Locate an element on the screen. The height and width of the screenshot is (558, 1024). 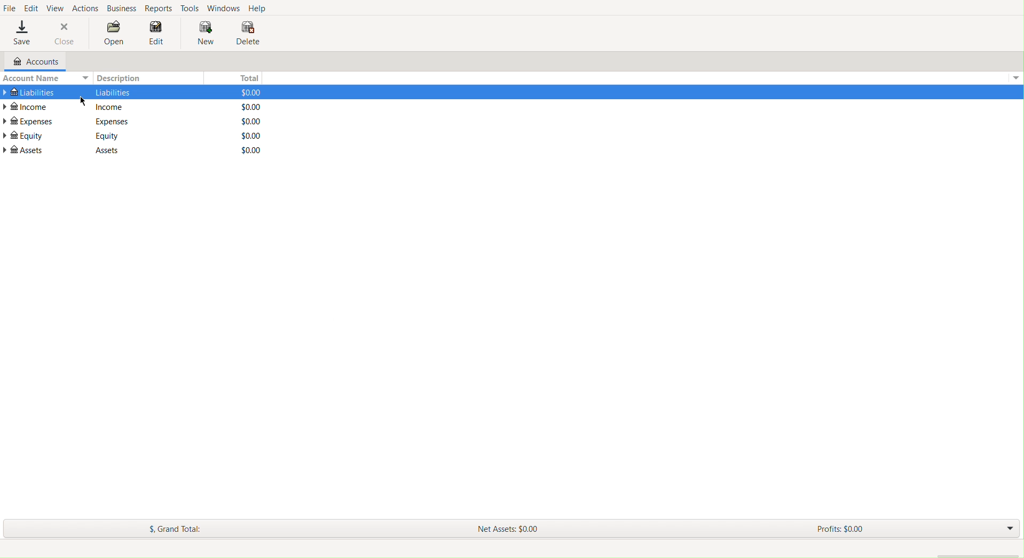
Income is located at coordinates (28, 106).